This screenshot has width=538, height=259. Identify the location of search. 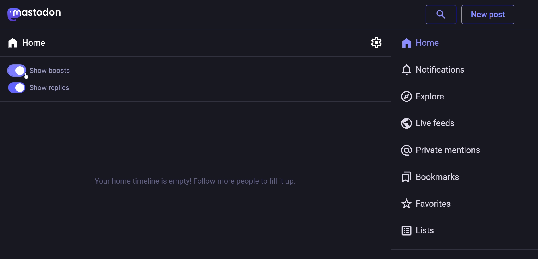
(440, 14).